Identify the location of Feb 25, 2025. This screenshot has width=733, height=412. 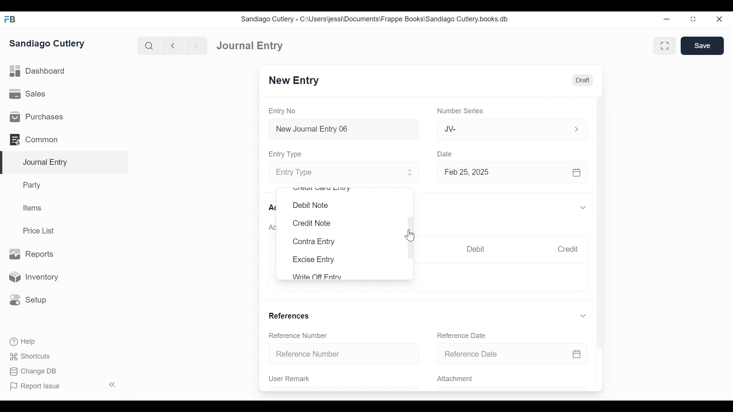
(509, 172).